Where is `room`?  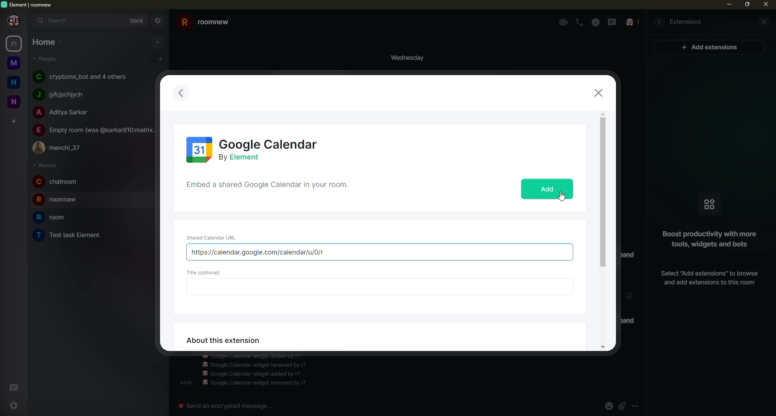 room is located at coordinates (70, 235).